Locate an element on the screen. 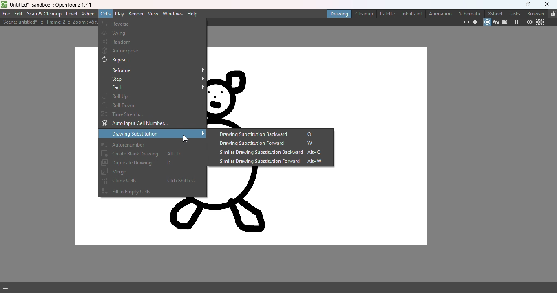 The width and height of the screenshot is (557, 293). Autoexpose is located at coordinates (153, 51).